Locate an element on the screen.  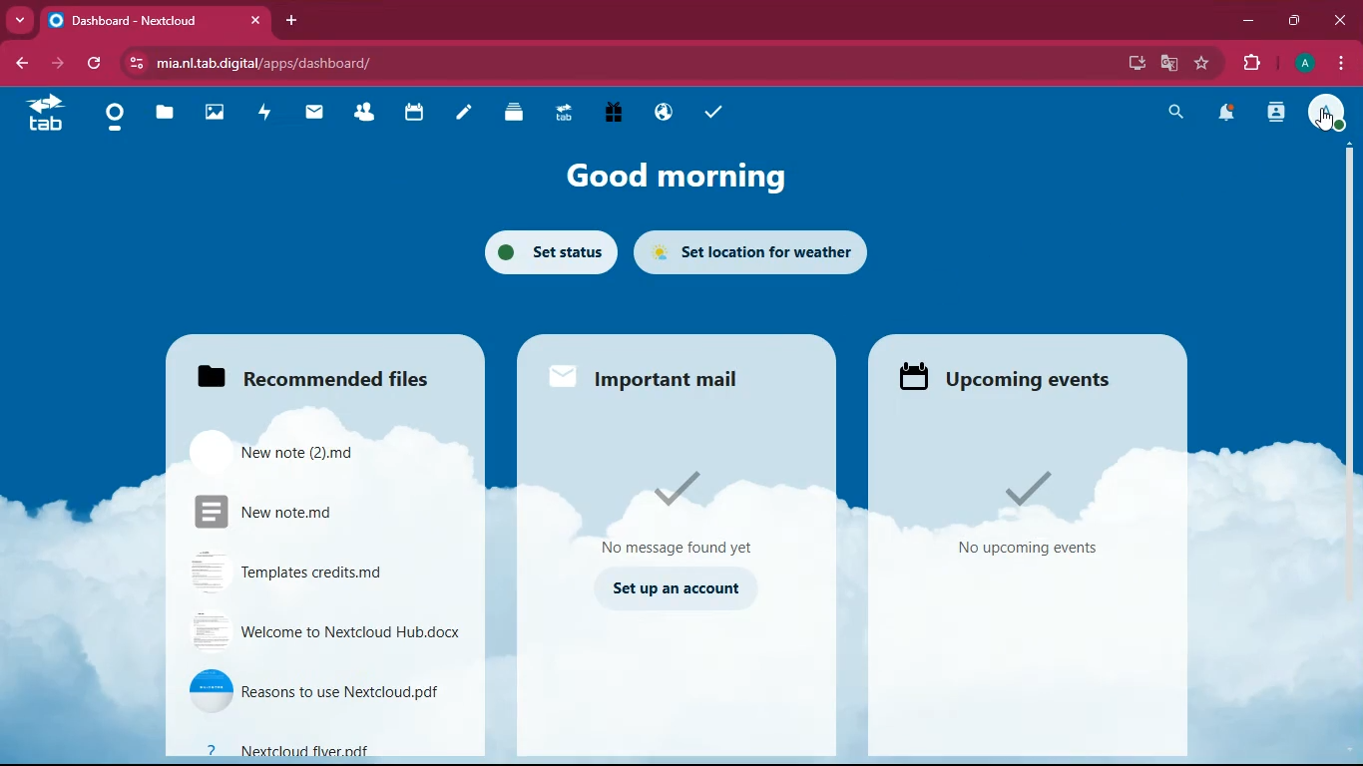
mail is located at coordinates (319, 115).